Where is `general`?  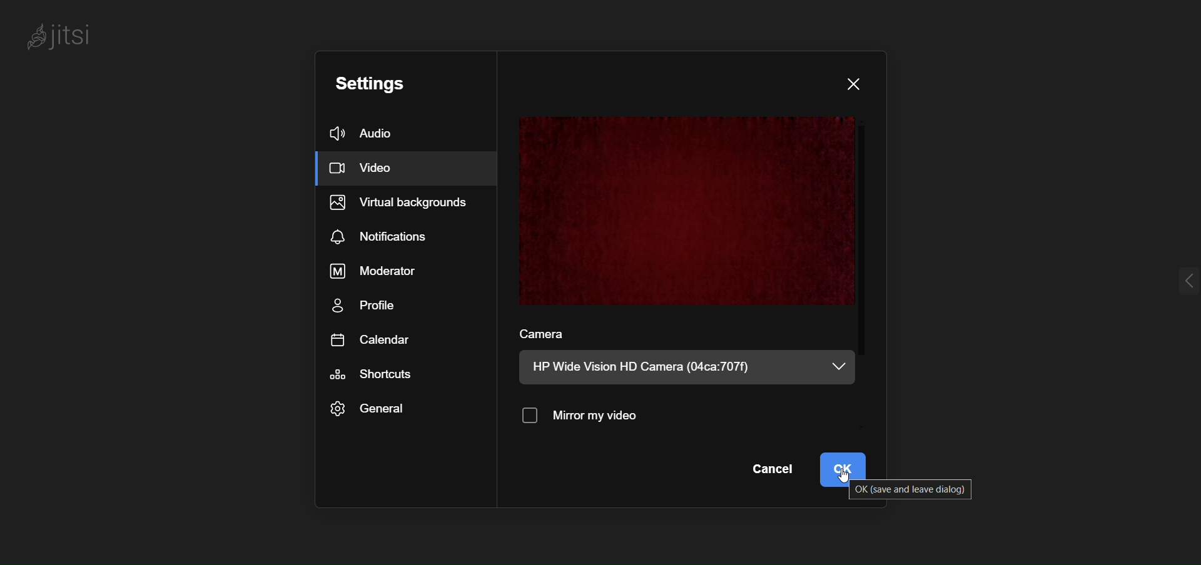
general is located at coordinates (368, 410).